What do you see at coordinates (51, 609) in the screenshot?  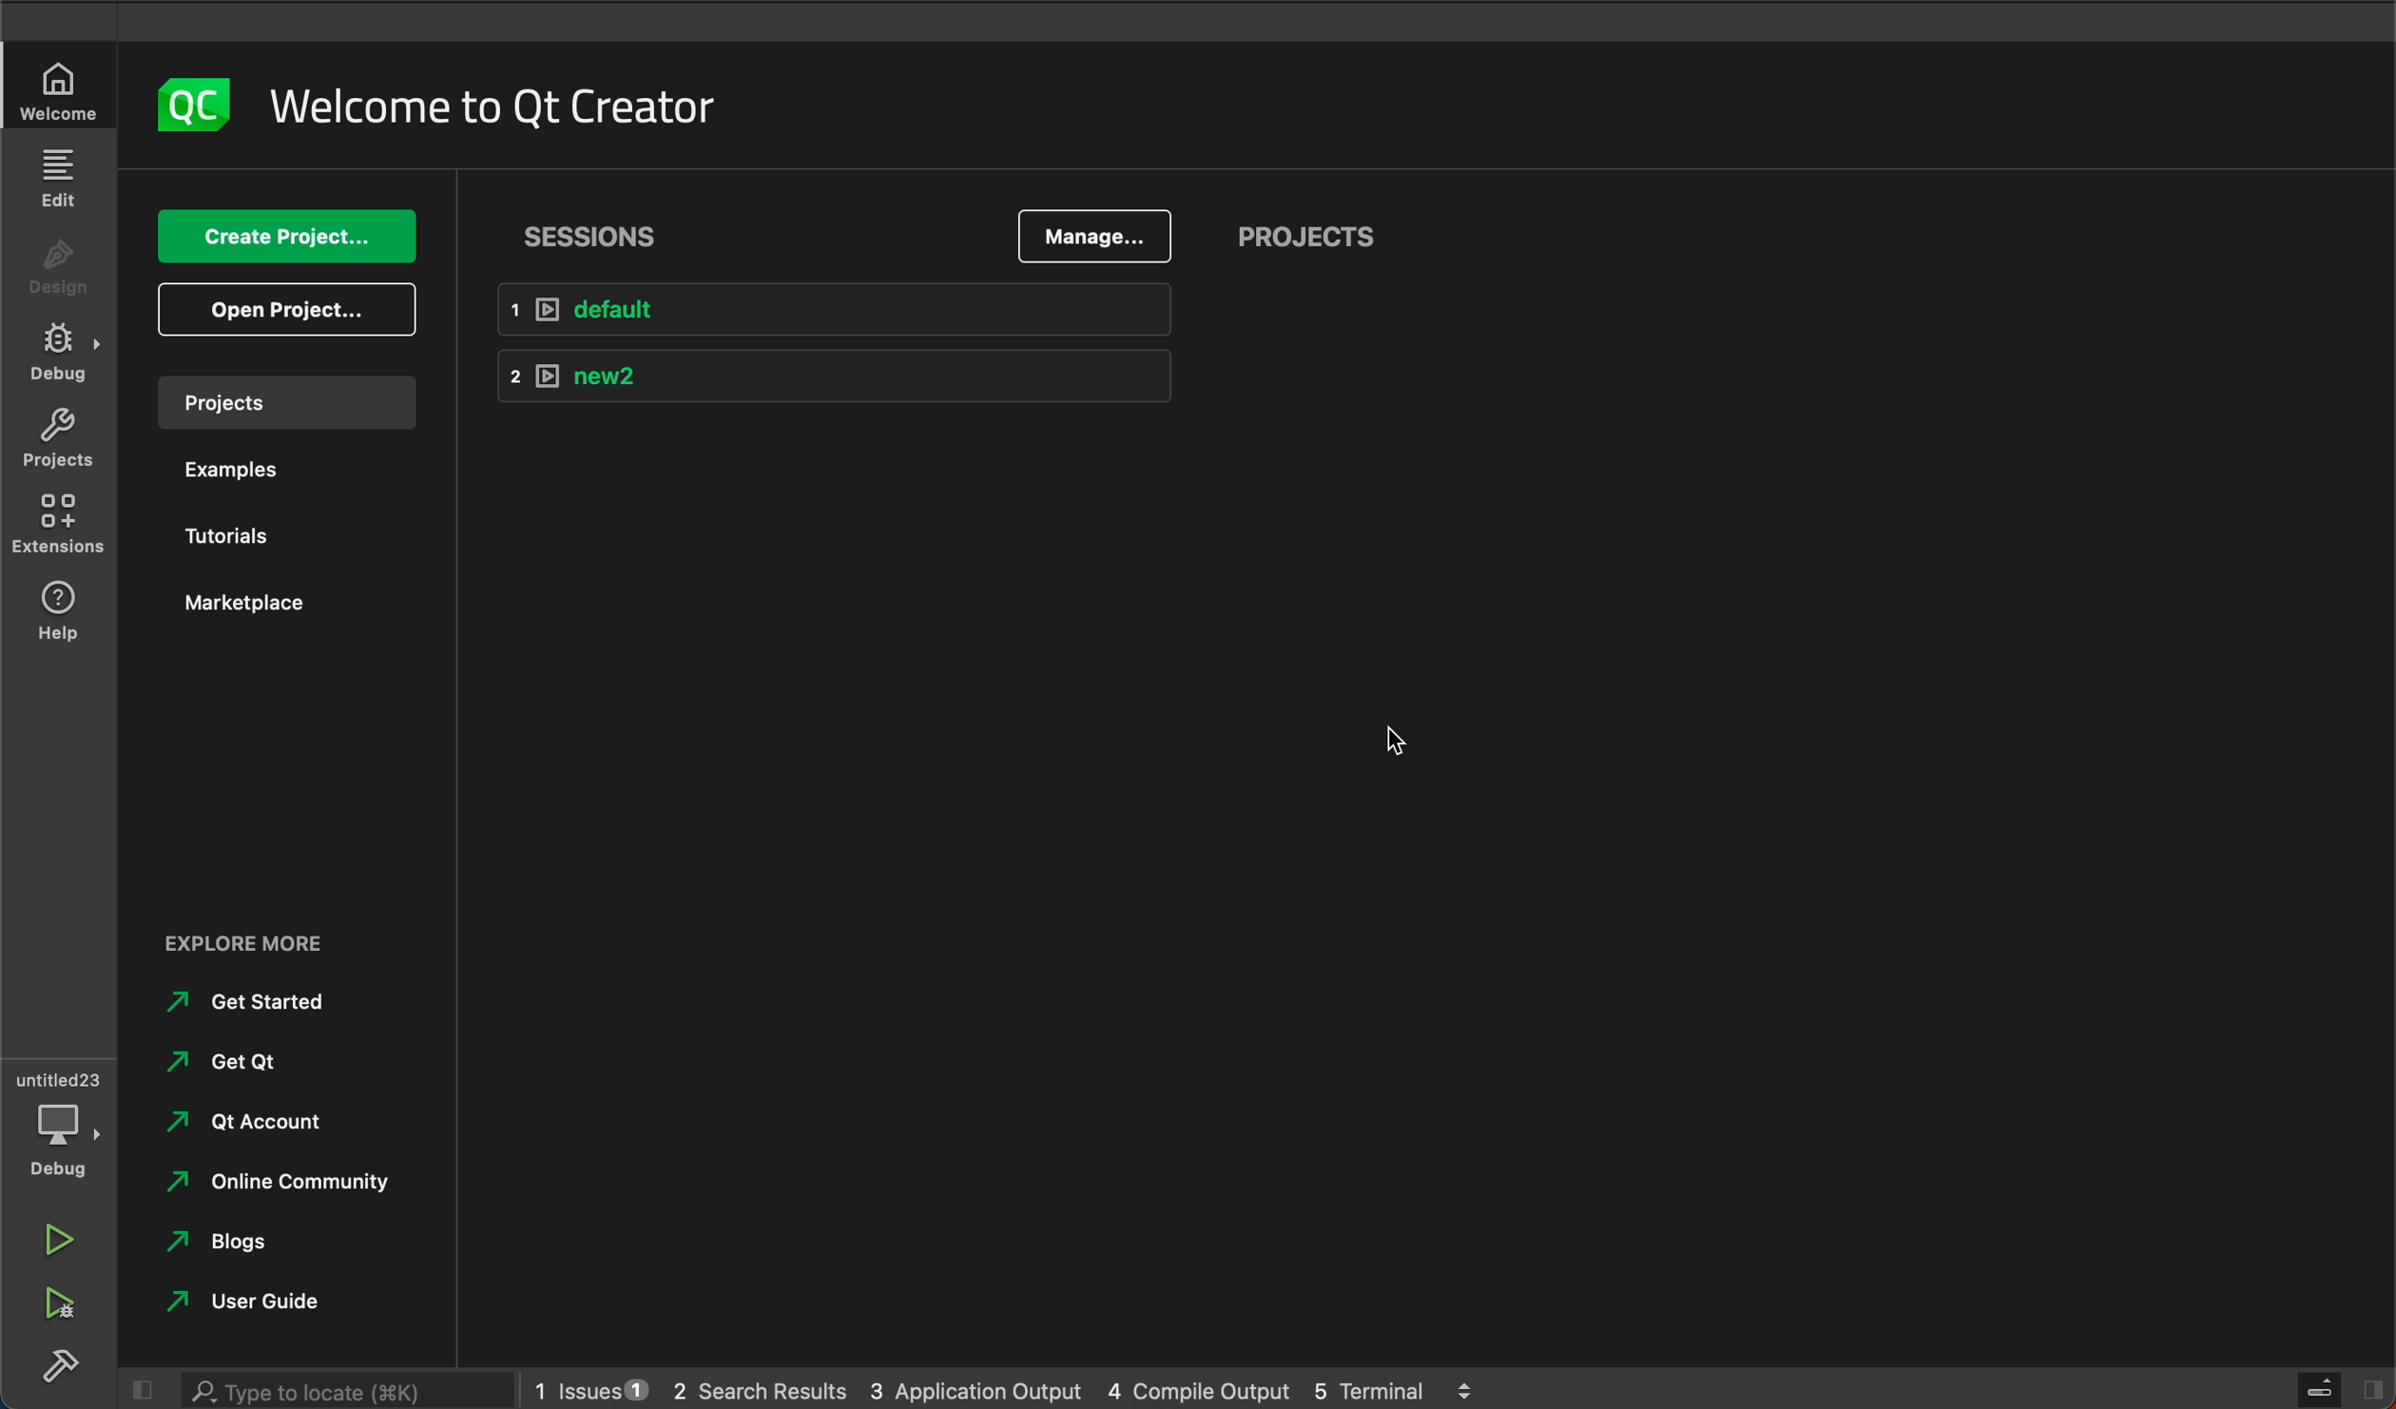 I see `help` at bounding box center [51, 609].